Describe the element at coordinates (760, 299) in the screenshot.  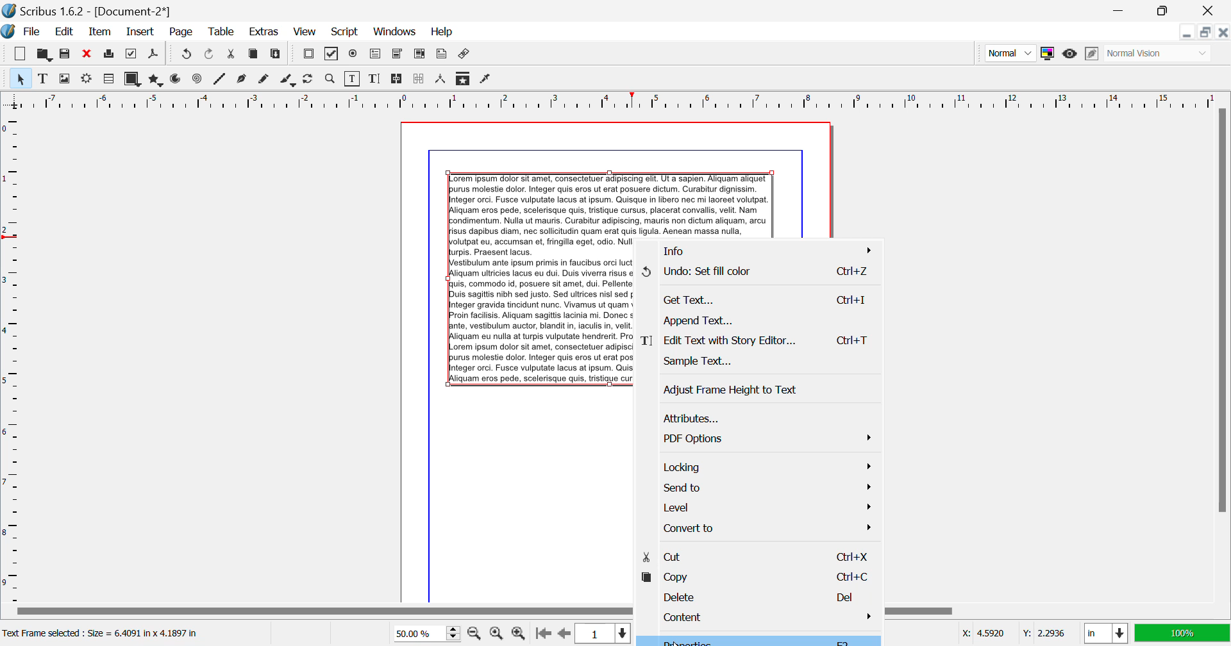
I see `Get Text` at that location.